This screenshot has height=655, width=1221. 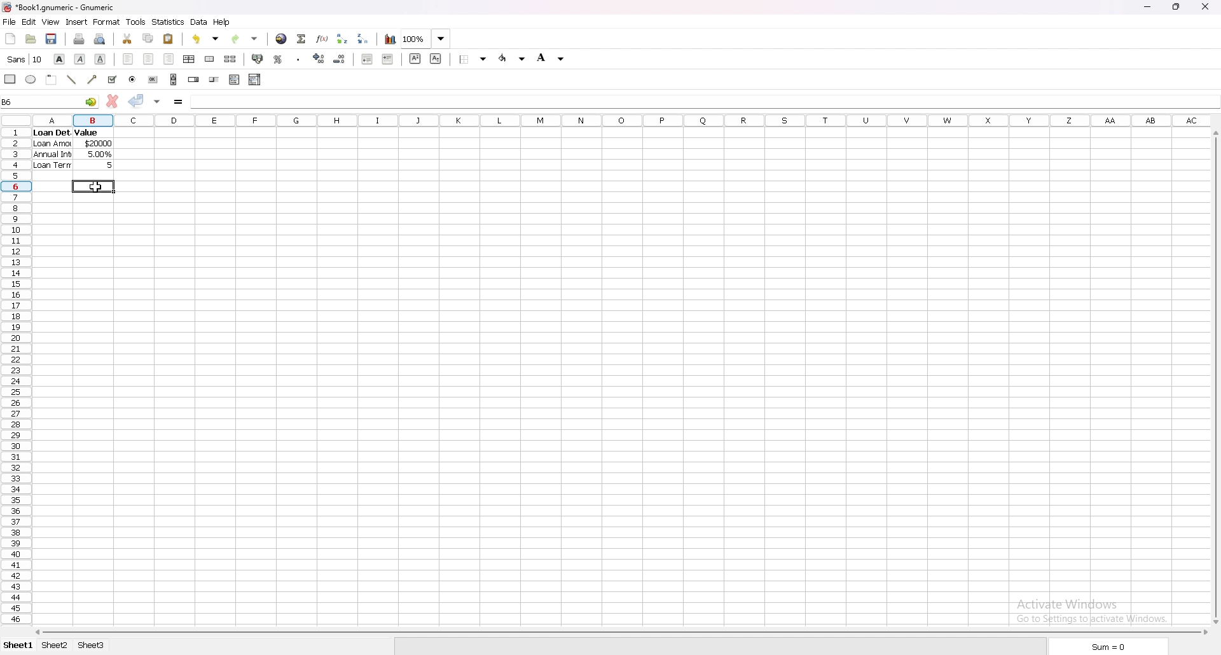 What do you see at coordinates (388, 59) in the screenshot?
I see `increase indent` at bounding box center [388, 59].